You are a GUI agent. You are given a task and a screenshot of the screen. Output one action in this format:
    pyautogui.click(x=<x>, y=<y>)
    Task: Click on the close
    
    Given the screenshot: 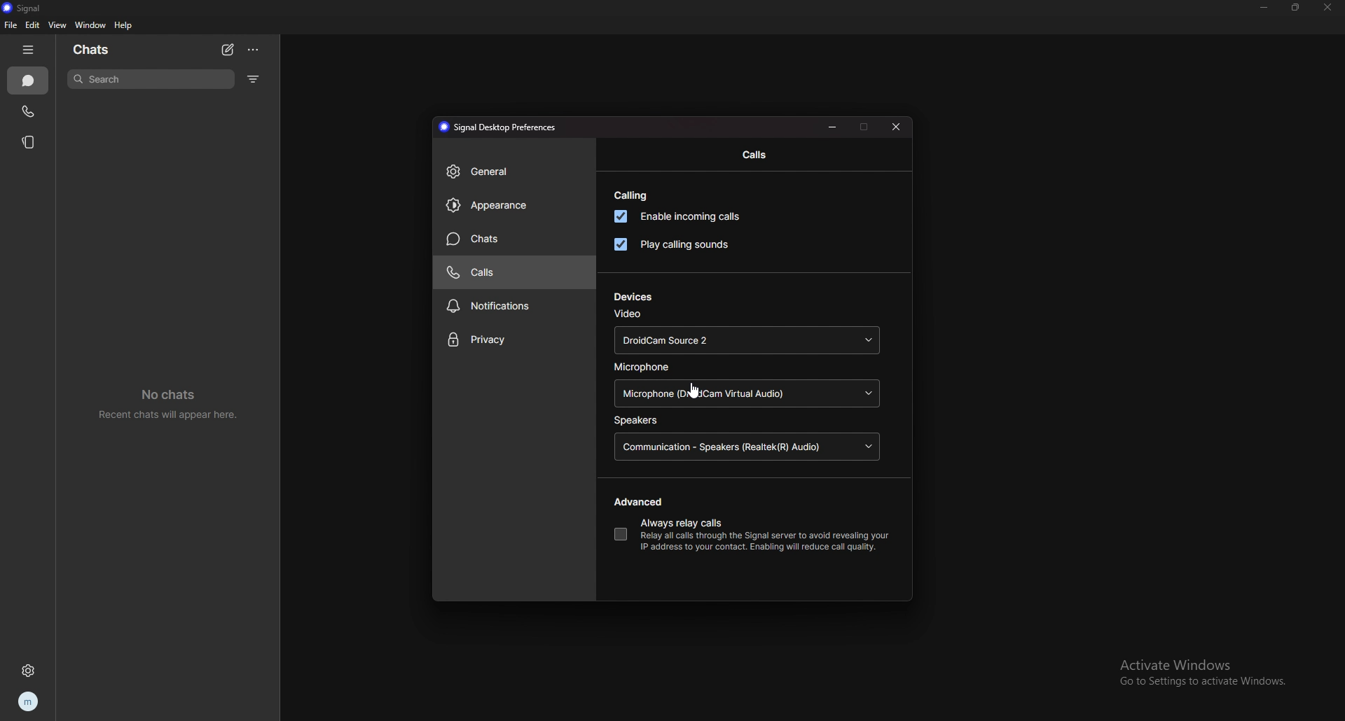 What is the action you would take?
    pyautogui.click(x=898, y=125)
    